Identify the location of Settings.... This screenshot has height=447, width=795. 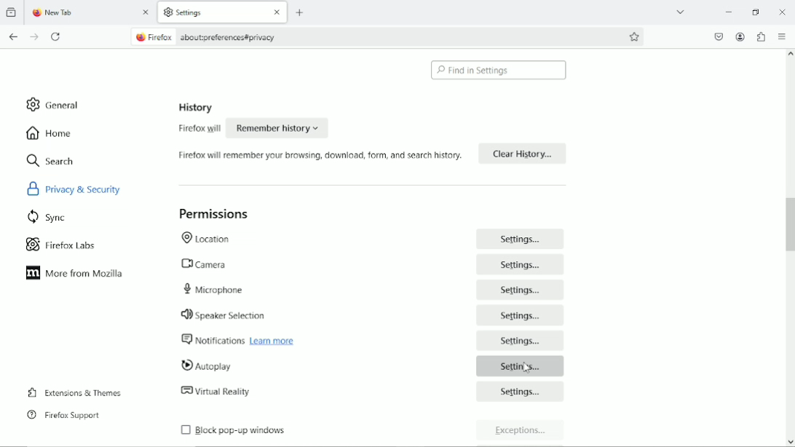
(521, 318).